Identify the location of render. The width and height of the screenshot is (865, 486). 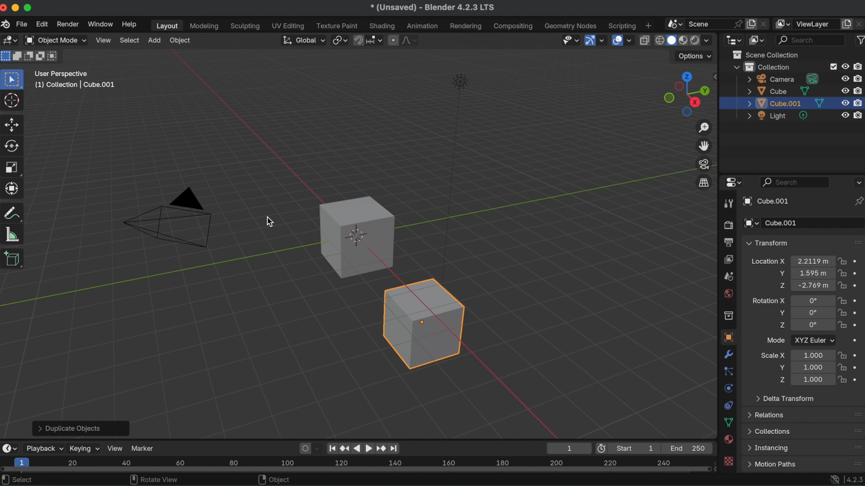
(67, 24).